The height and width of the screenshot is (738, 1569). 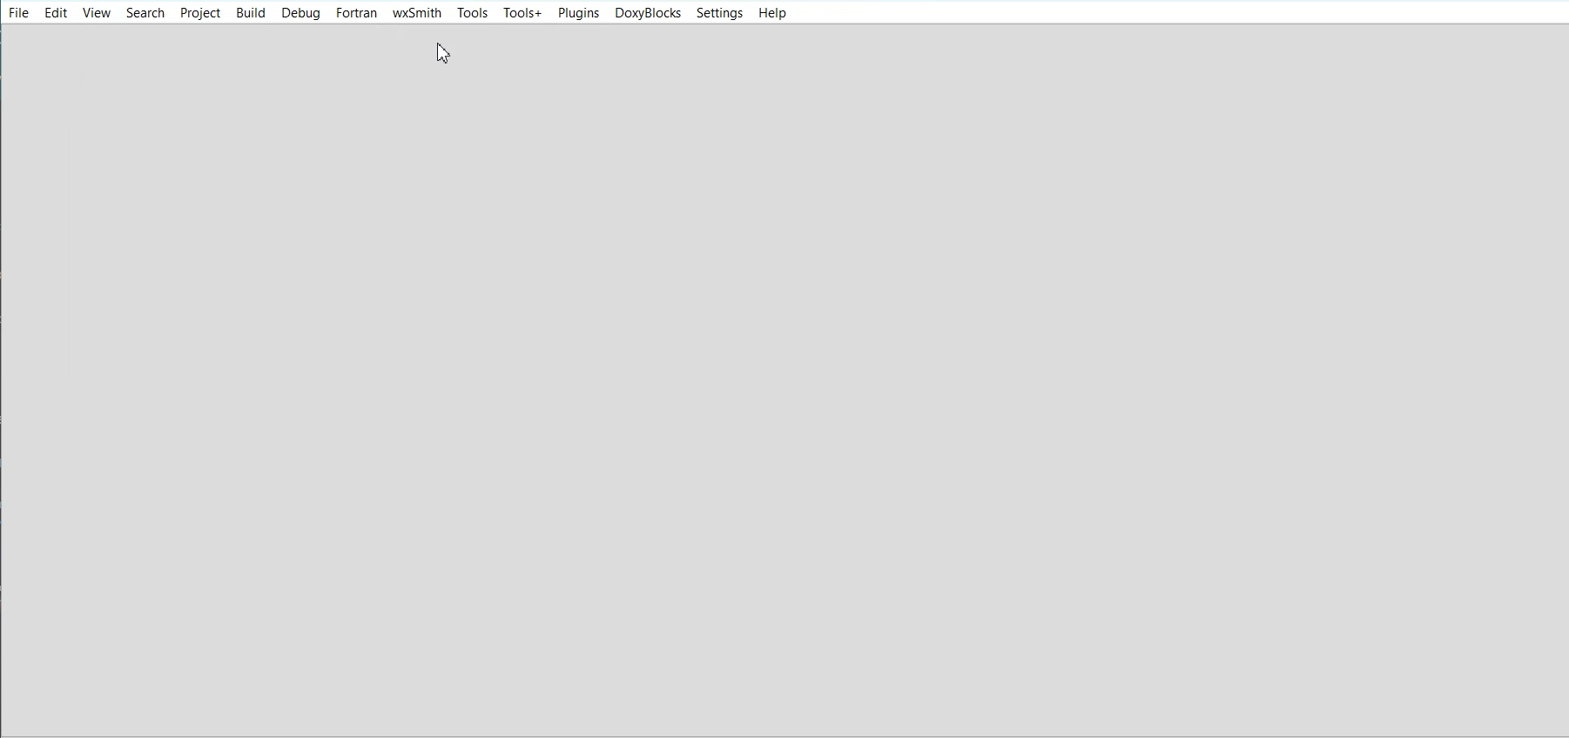 I want to click on Project, so click(x=199, y=12).